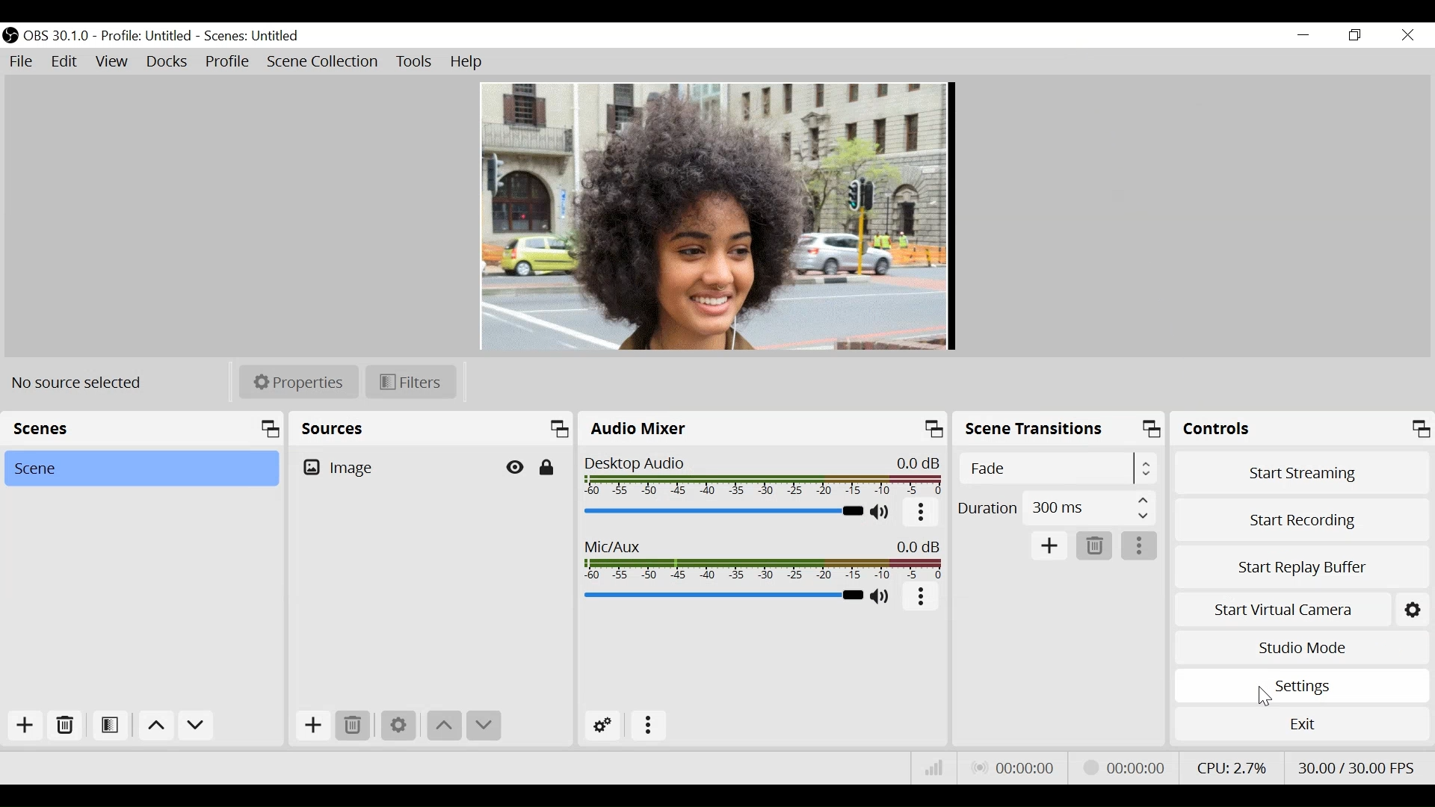 The height and width of the screenshot is (807, 1435). I want to click on Delete, so click(65, 728).